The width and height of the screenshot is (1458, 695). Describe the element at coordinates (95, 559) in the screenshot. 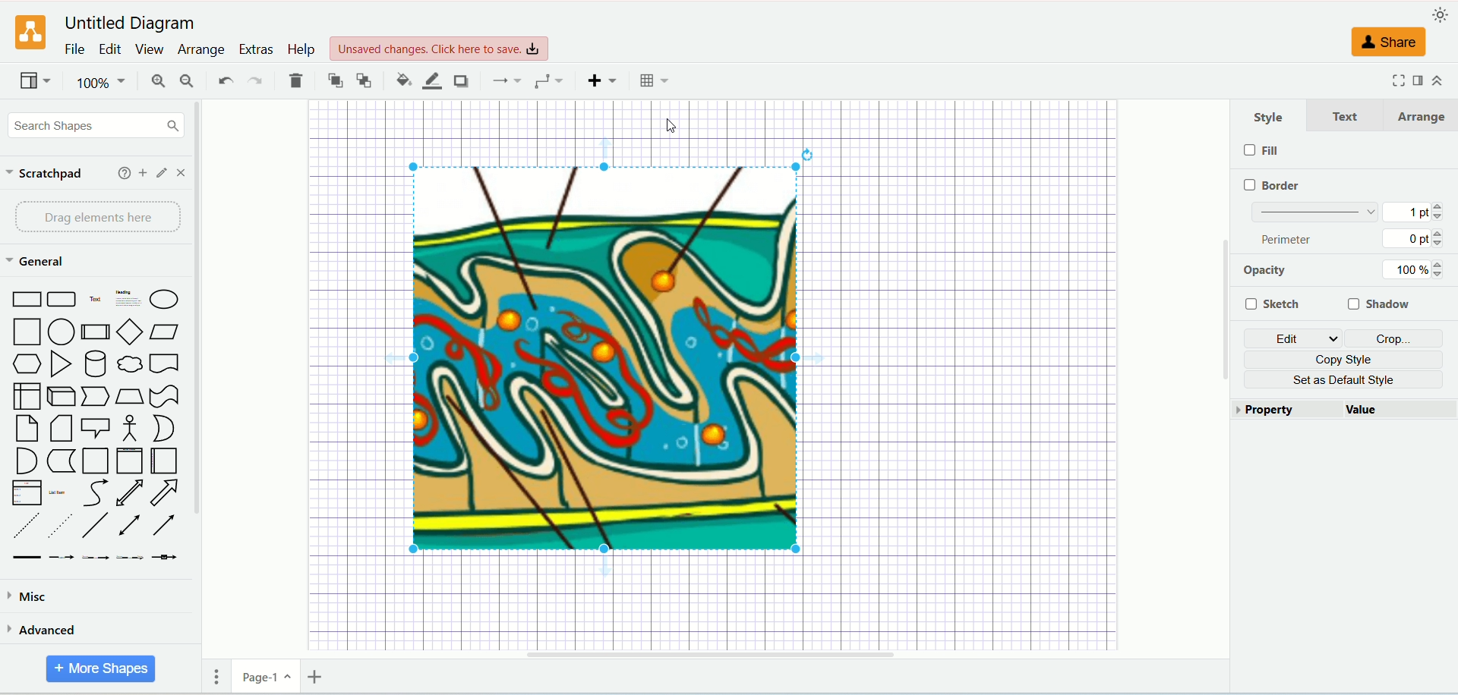

I see `Connector with 2 Labels` at that location.